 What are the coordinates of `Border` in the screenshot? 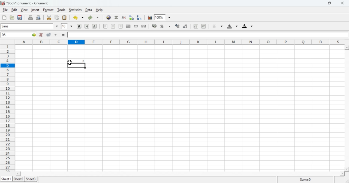 It's located at (218, 26).